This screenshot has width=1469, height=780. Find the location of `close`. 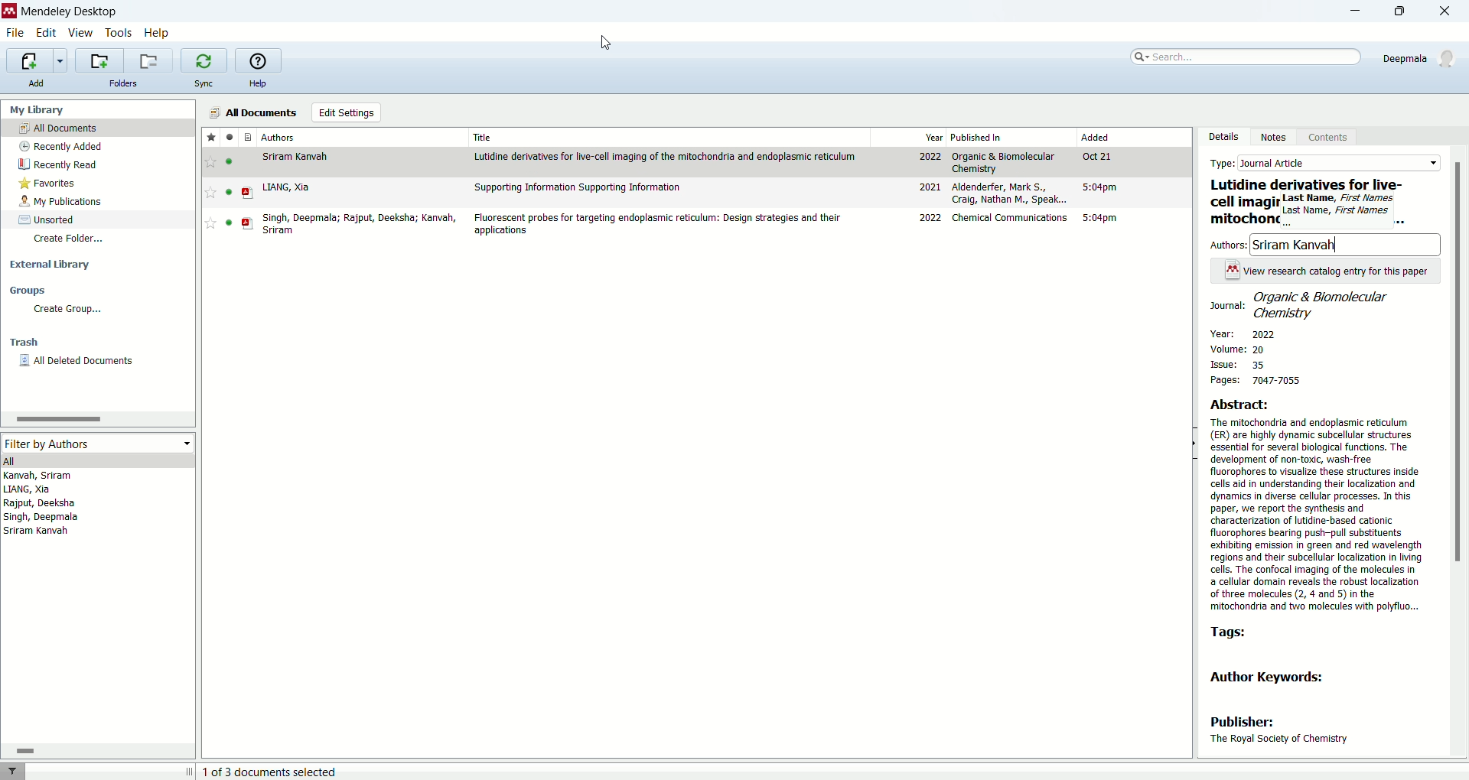

close is located at coordinates (1450, 11).